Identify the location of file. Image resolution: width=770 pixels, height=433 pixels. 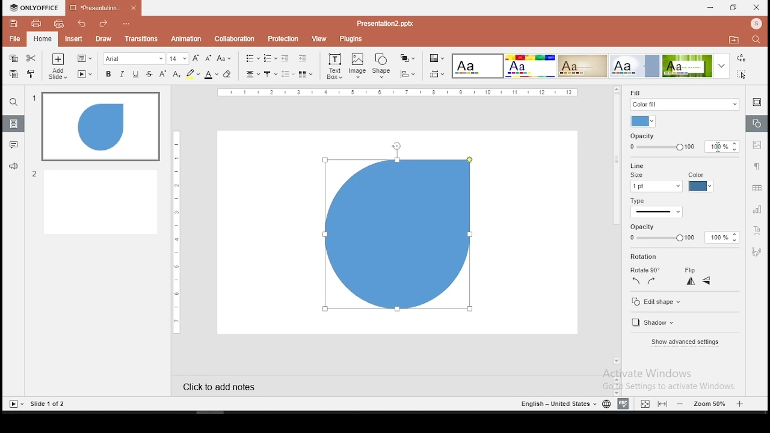
(14, 38).